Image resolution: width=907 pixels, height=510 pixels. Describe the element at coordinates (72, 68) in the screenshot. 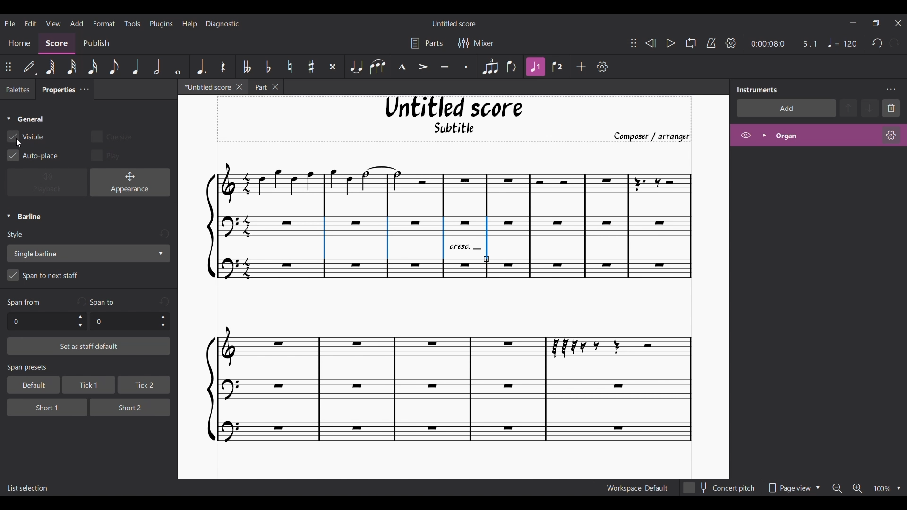

I see `32nd note` at that location.